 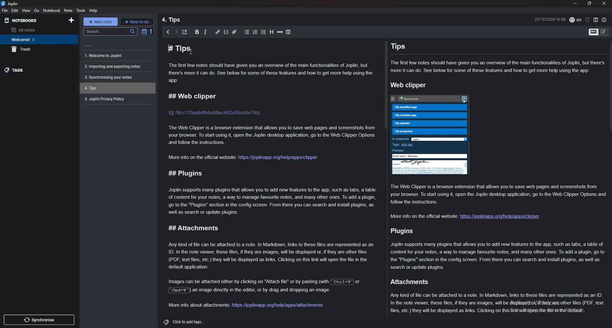 I want to click on note properties, so click(x=604, y=20).